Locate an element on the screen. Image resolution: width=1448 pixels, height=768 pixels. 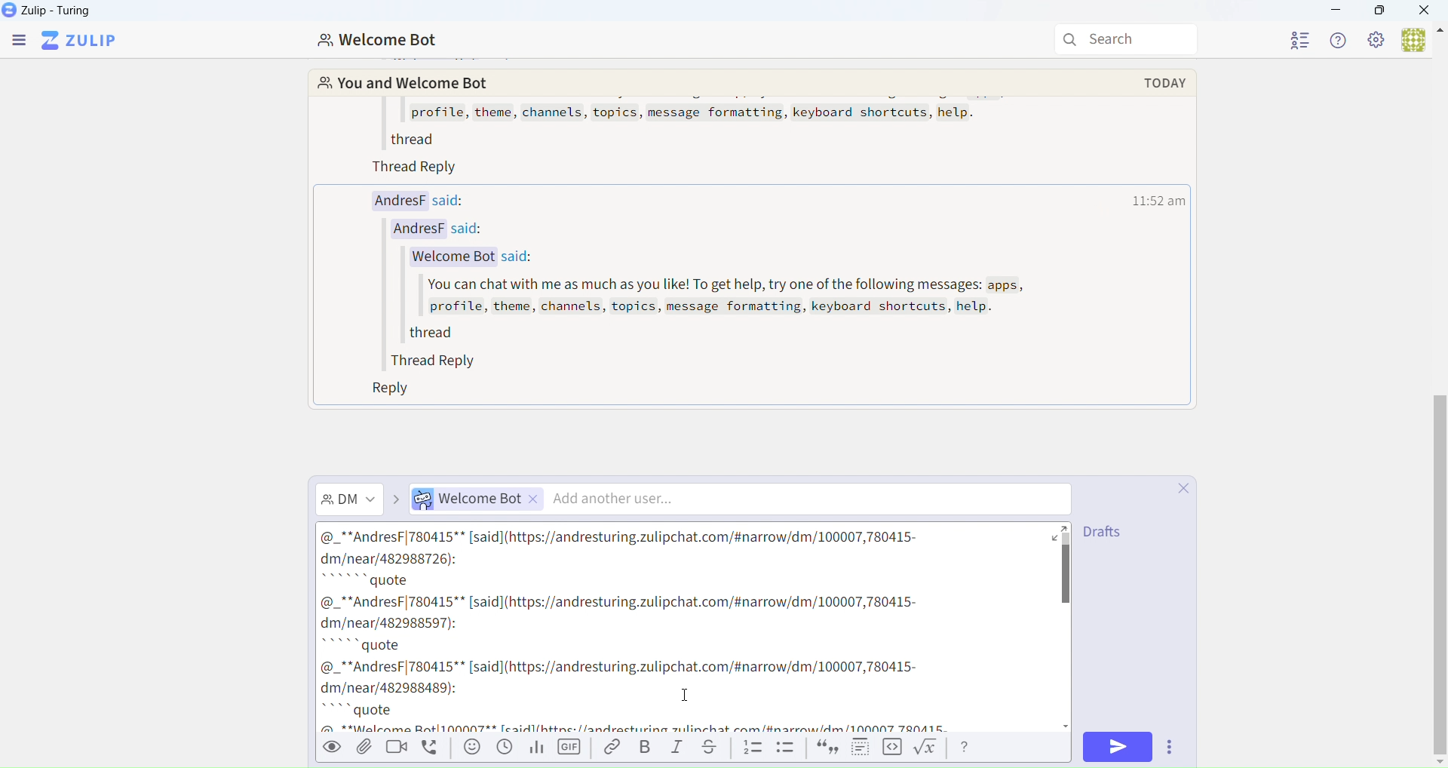
emoji is located at coordinates (471, 749).